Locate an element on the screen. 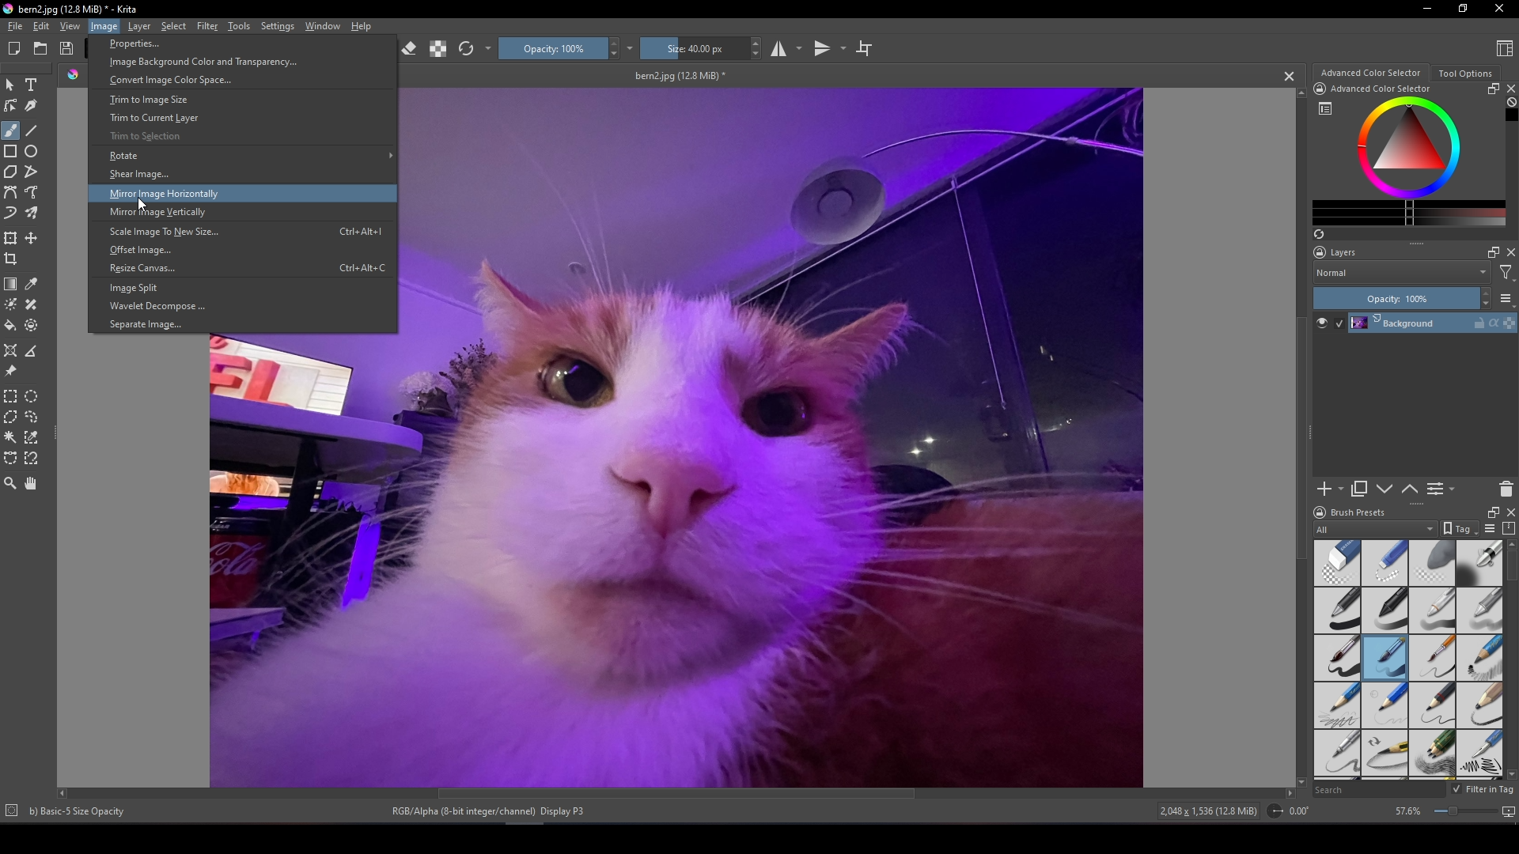 The image size is (1519, 854). Reference images tool is located at coordinates (9, 371).